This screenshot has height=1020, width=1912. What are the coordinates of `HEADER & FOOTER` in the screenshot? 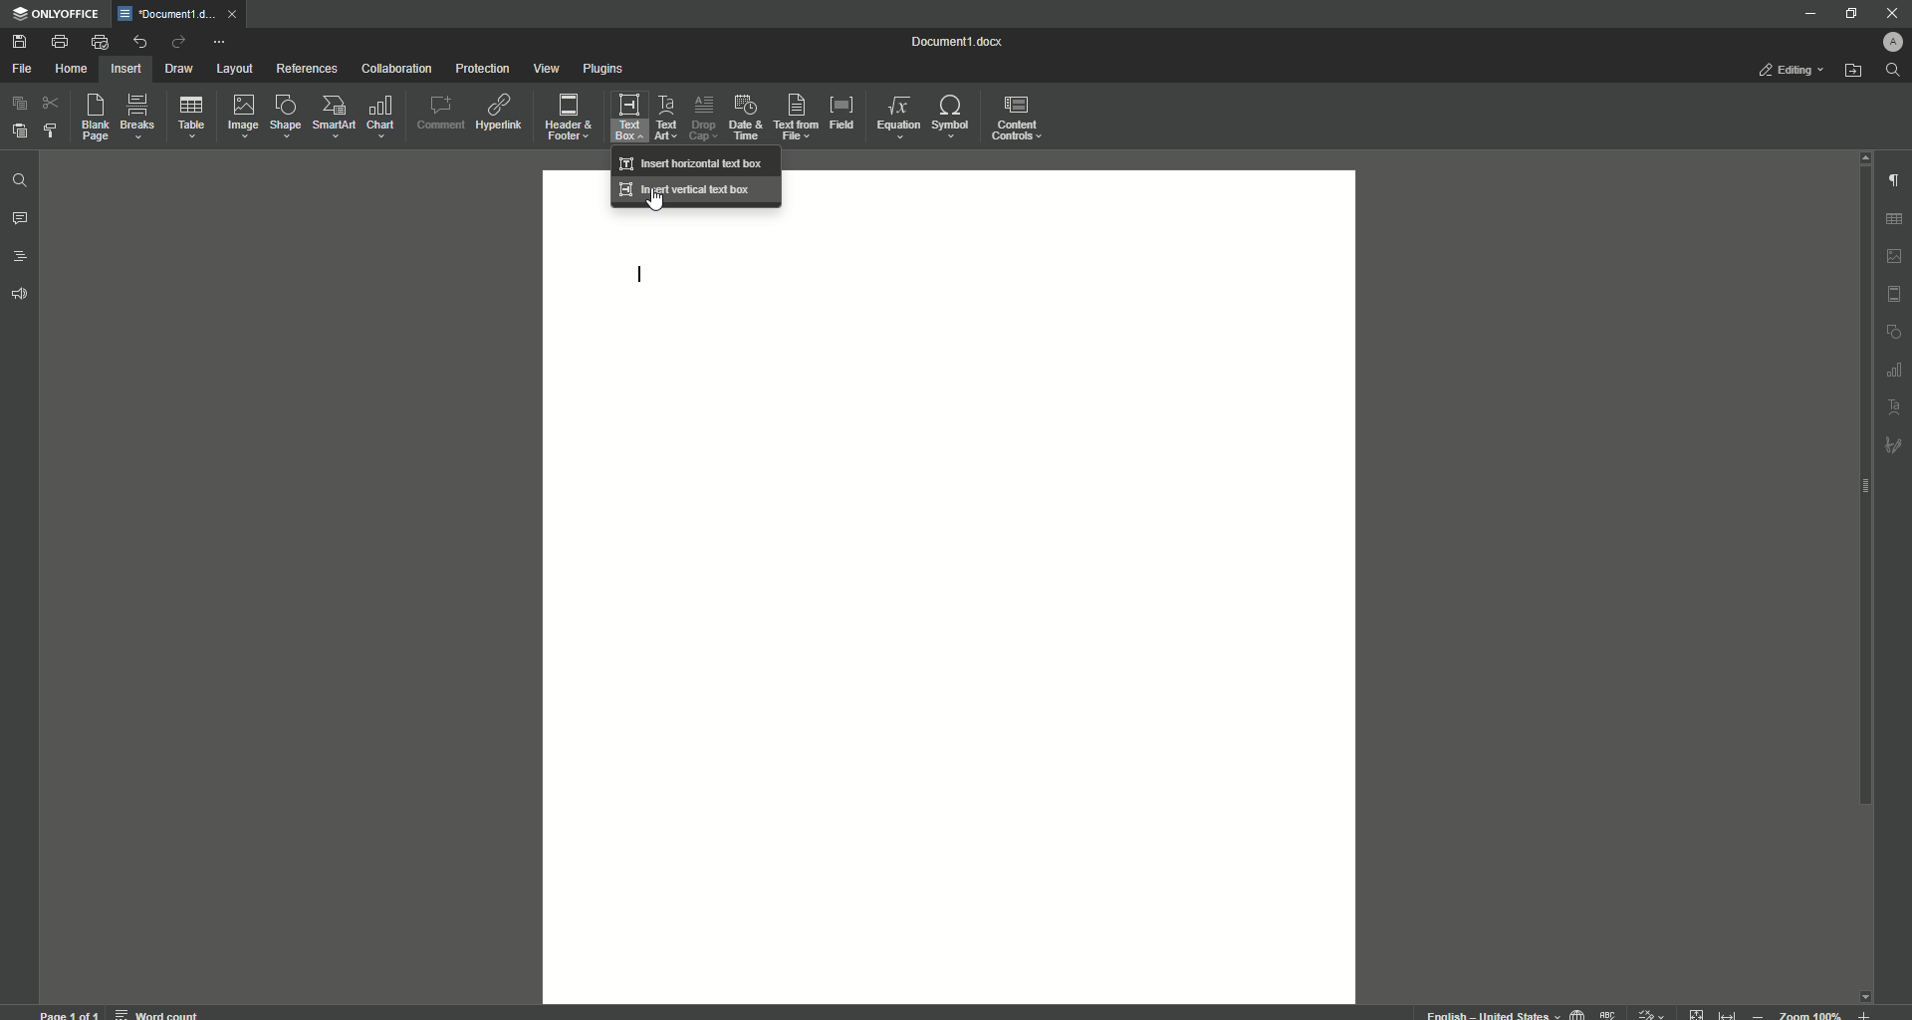 It's located at (1894, 295).